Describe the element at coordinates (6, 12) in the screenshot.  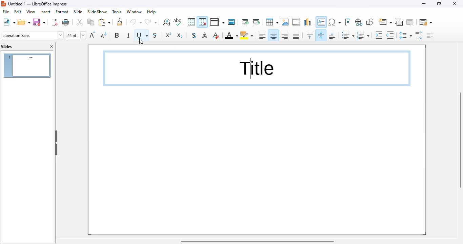
I see `file` at that location.